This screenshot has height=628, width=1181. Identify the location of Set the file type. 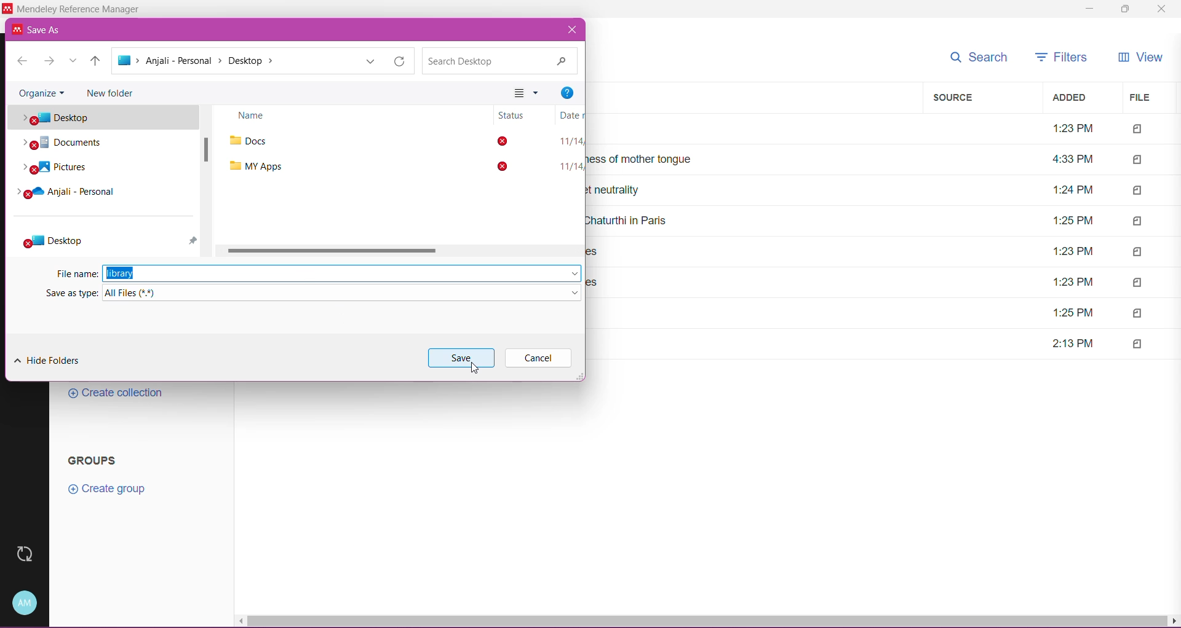
(344, 293).